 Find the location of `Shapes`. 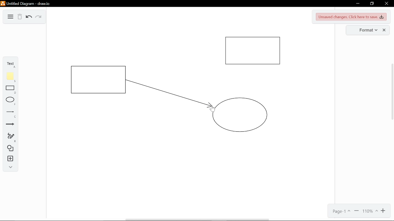

Shapes is located at coordinates (9, 149).